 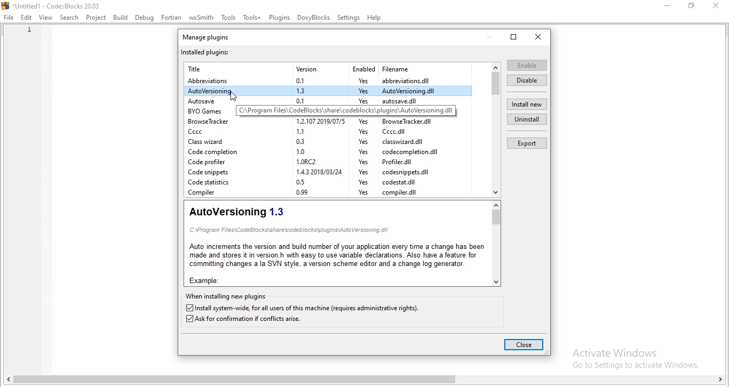 What do you see at coordinates (171, 18) in the screenshot?
I see `Fortran` at bounding box center [171, 18].